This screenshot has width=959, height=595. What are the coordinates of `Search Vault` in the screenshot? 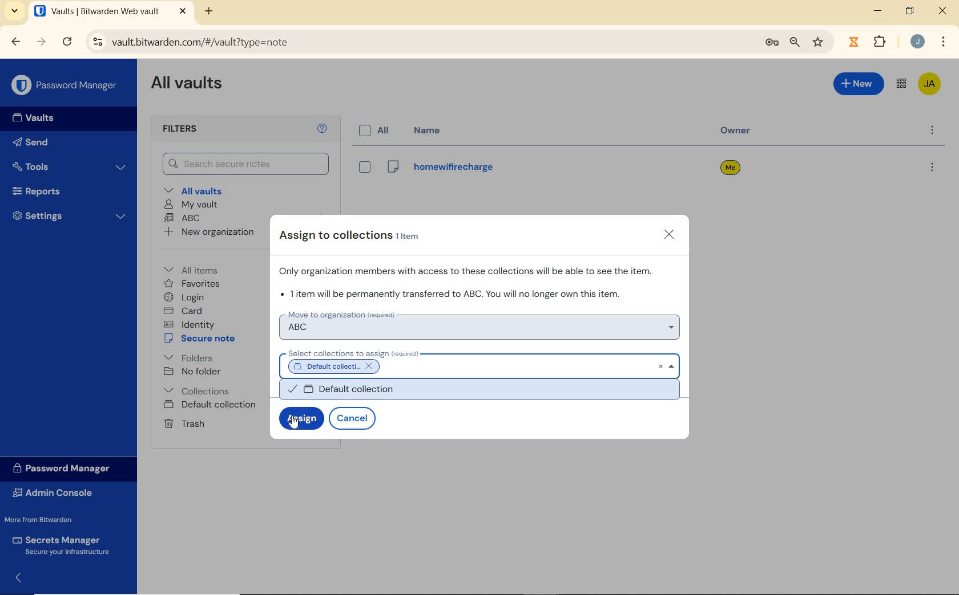 It's located at (246, 165).